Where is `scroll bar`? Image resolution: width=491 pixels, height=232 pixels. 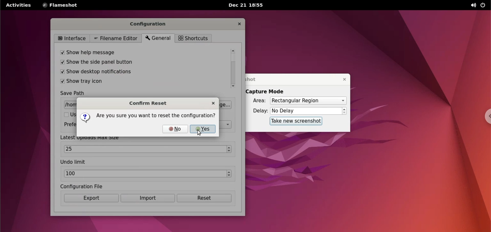
scroll bar is located at coordinates (232, 68).